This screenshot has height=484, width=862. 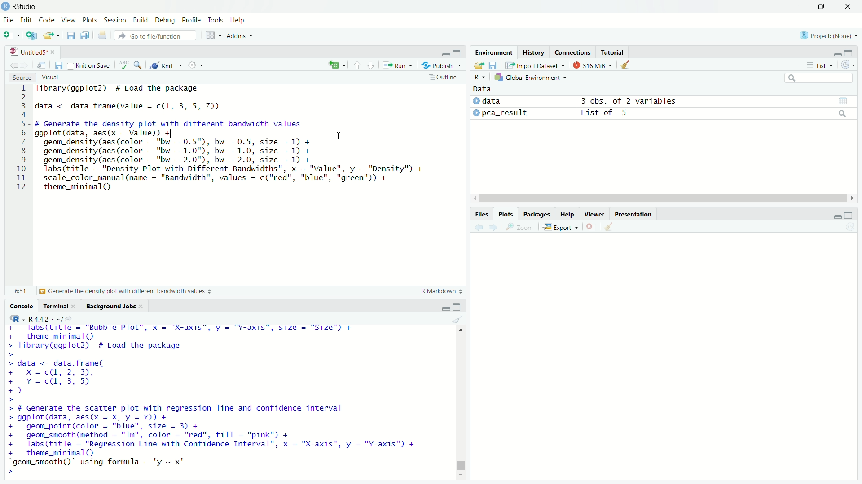 I want to click on Go back to previous source location, so click(x=13, y=65).